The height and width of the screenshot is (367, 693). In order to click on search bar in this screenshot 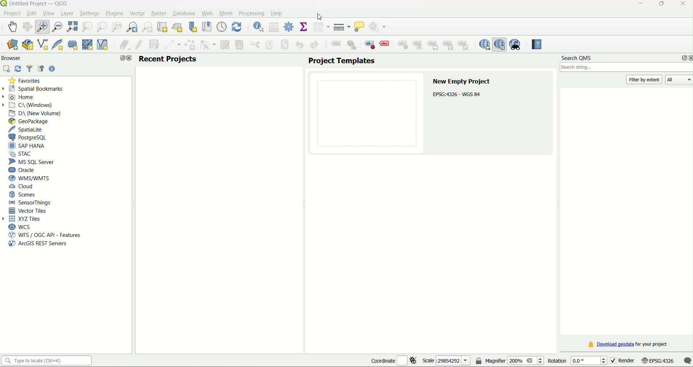, I will do `click(48, 361)`.